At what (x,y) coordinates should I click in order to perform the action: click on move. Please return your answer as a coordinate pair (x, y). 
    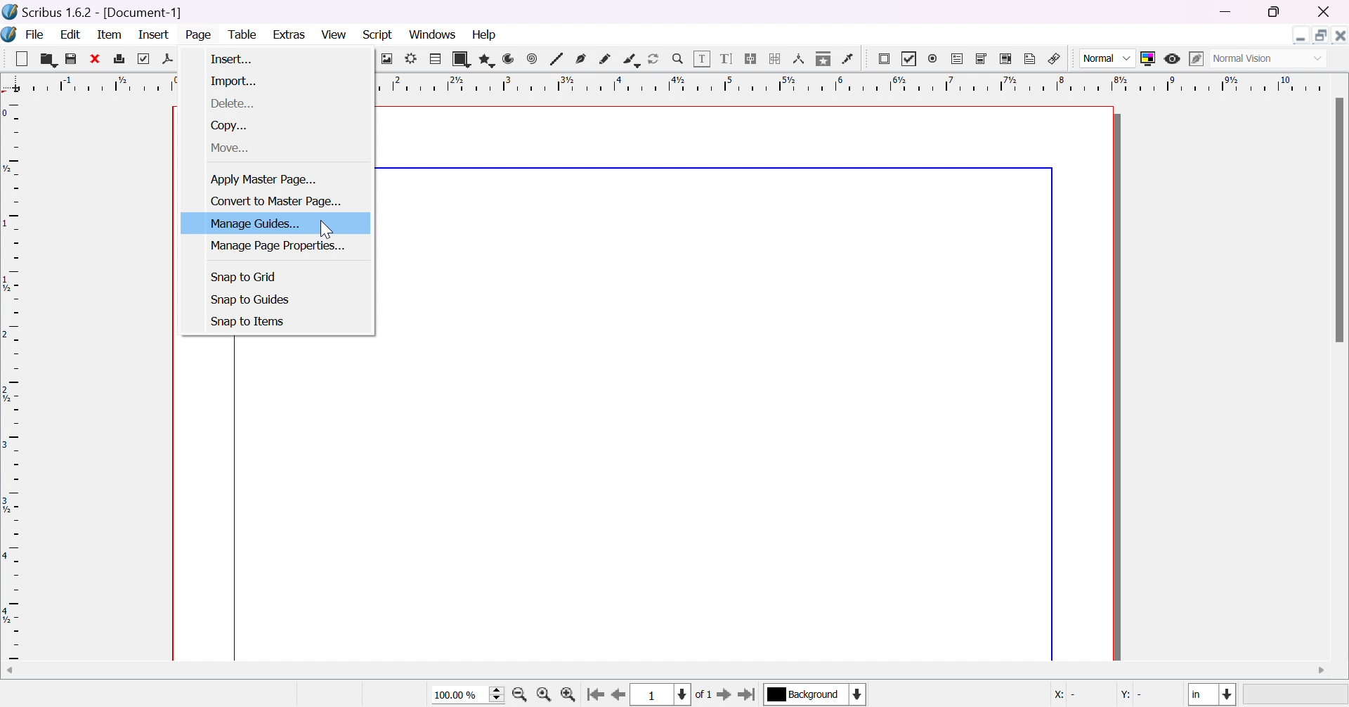
    Looking at the image, I should click on (238, 148).